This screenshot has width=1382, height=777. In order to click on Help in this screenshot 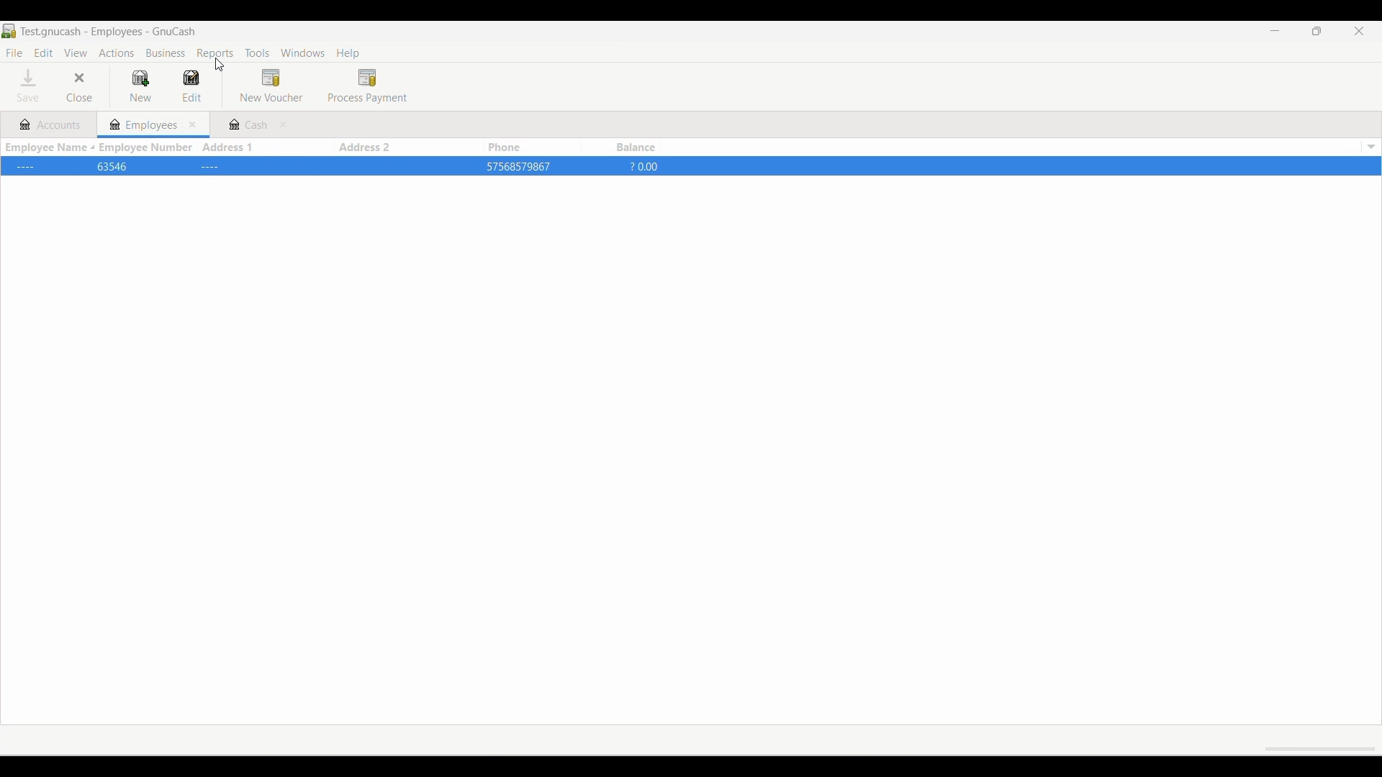, I will do `click(348, 53)`.